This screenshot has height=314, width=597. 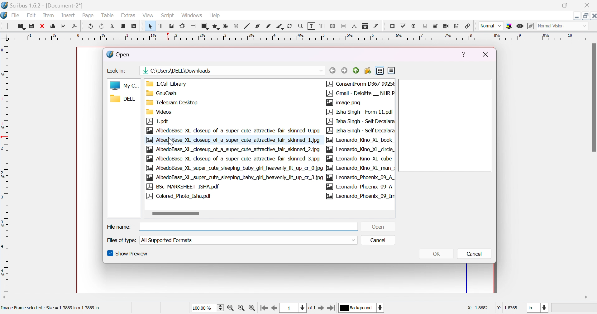 What do you see at coordinates (358, 83) in the screenshot?
I see ` ConsentForm-D367-9925¢` at bounding box center [358, 83].